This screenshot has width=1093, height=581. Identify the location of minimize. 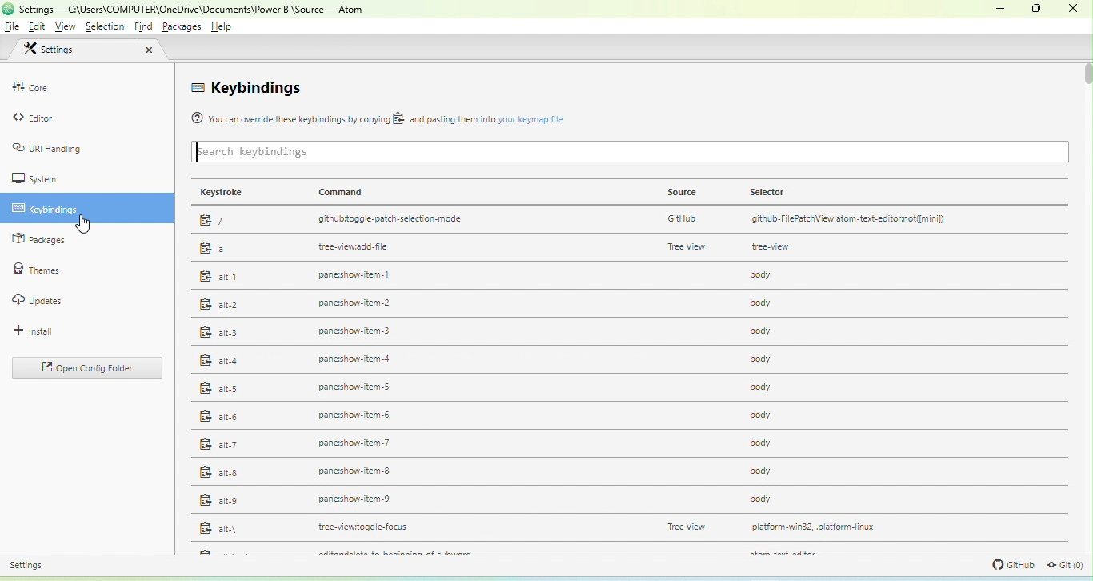
(1001, 9).